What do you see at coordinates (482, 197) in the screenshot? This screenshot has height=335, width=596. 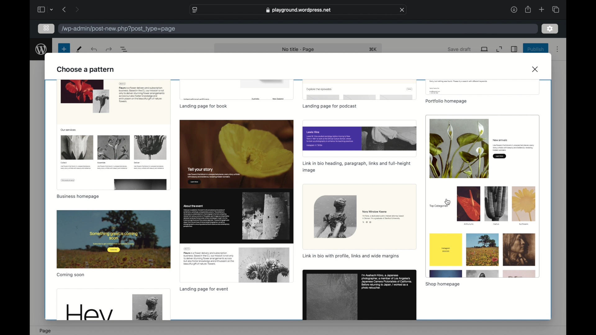 I see `preview` at bounding box center [482, 197].